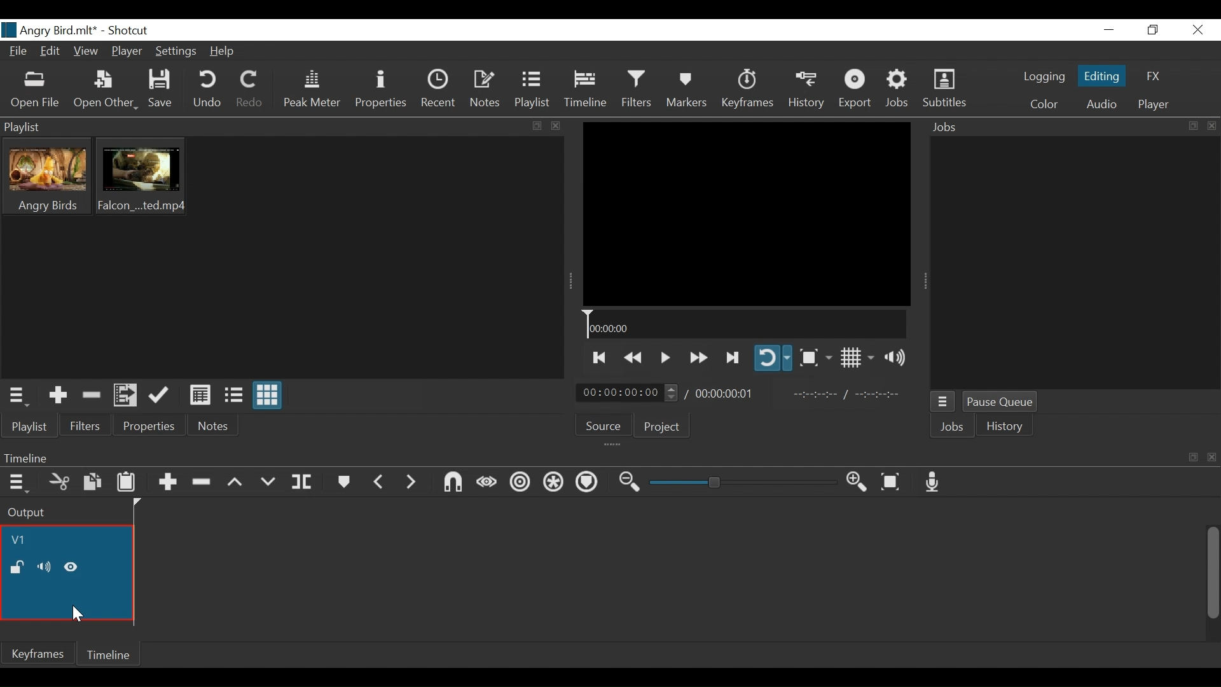 This screenshot has height=687, width=1221. What do you see at coordinates (1154, 75) in the screenshot?
I see `FX` at bounding box center [1154, 75].